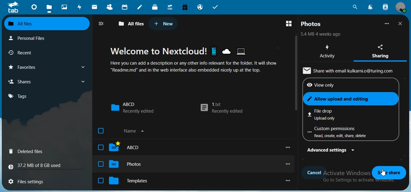  Describe the element at coordinates (216, 7) in the screenshot. I see `tasks` at that location.